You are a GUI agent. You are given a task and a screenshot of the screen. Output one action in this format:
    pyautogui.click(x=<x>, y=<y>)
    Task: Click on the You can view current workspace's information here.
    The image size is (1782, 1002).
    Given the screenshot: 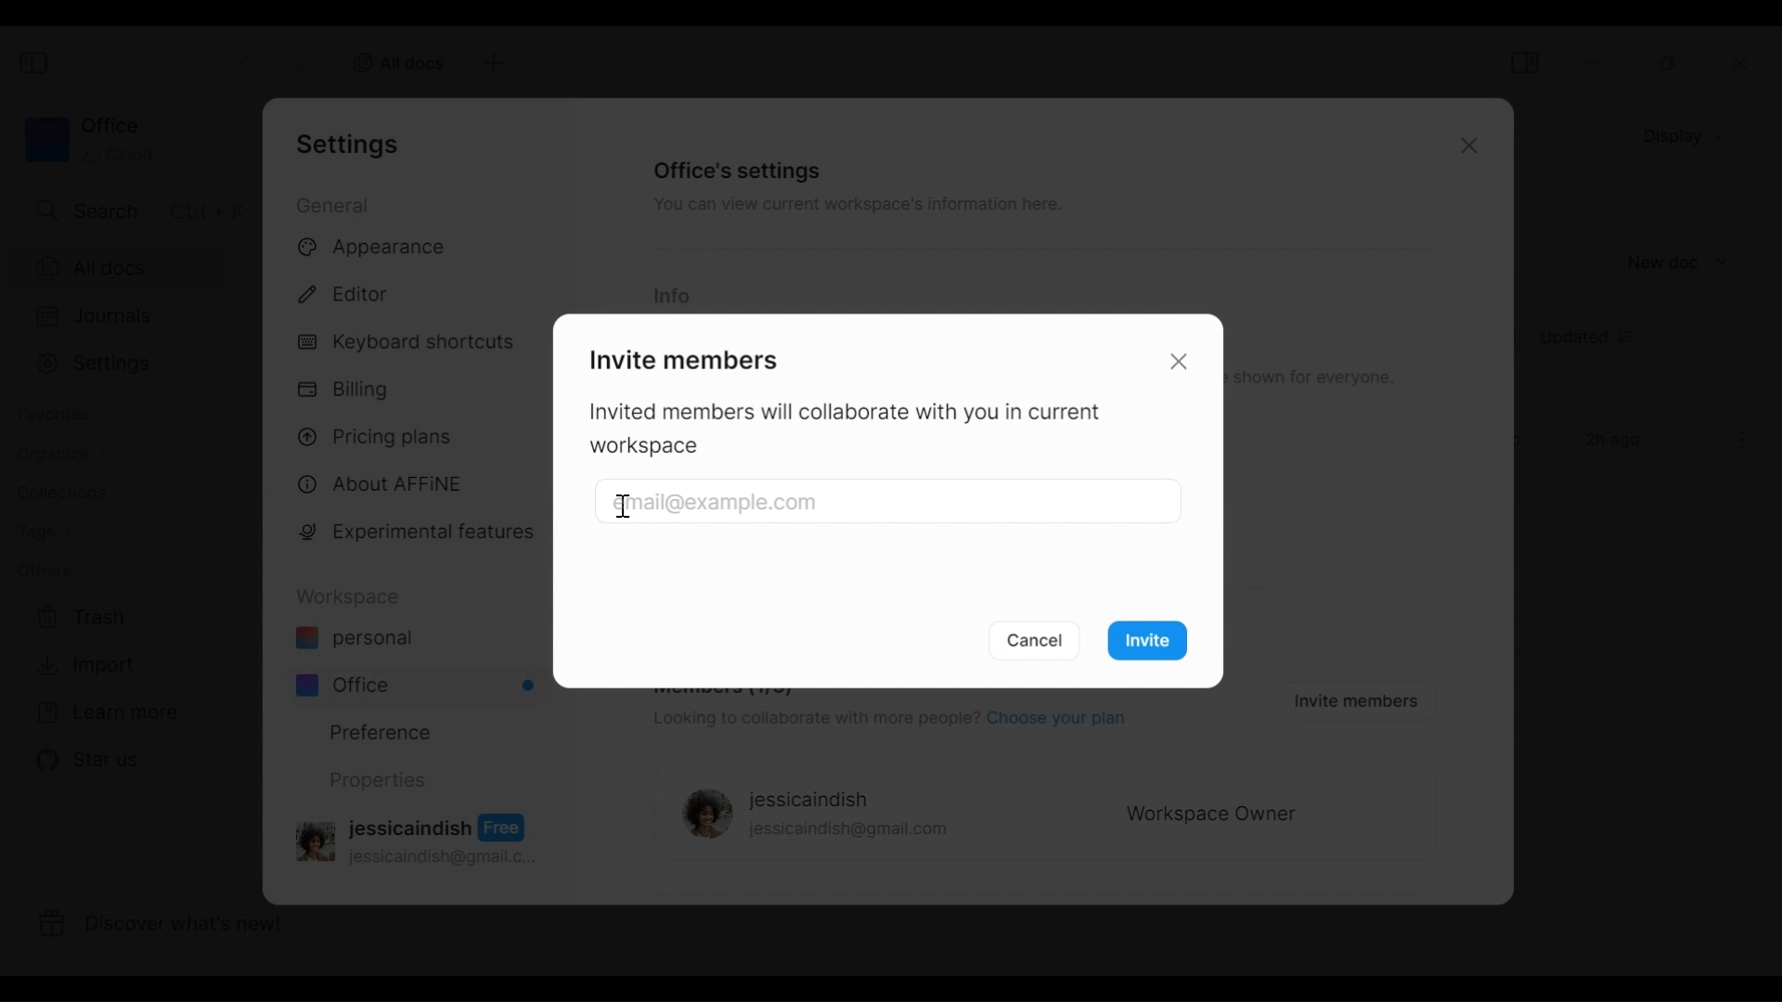 What is the action you would take?
    pyautogui.click(x=855, y=208)
    